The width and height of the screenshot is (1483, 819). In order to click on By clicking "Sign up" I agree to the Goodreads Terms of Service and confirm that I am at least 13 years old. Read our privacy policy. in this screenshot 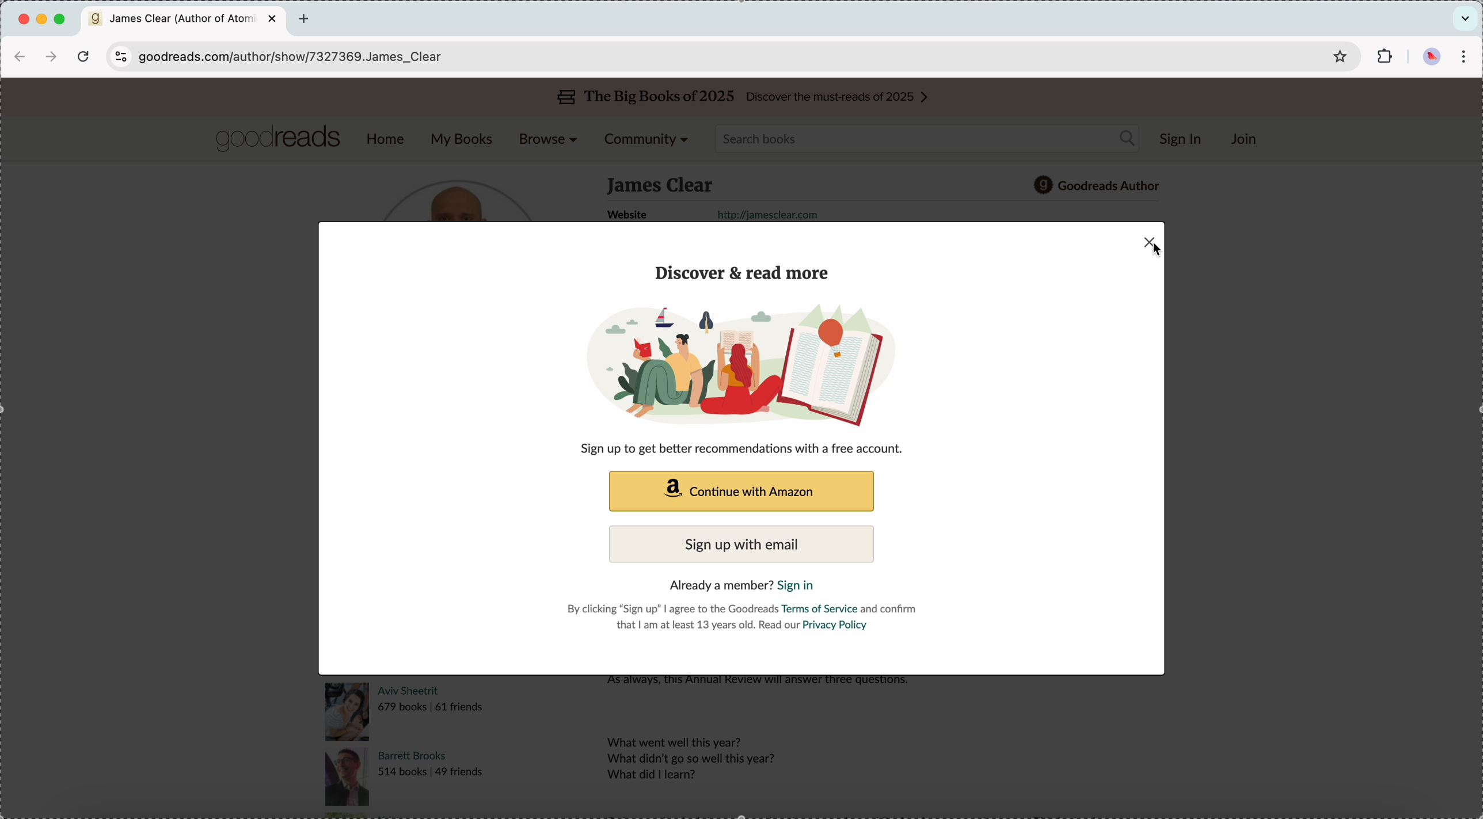, I will do `click(744, 618)`.